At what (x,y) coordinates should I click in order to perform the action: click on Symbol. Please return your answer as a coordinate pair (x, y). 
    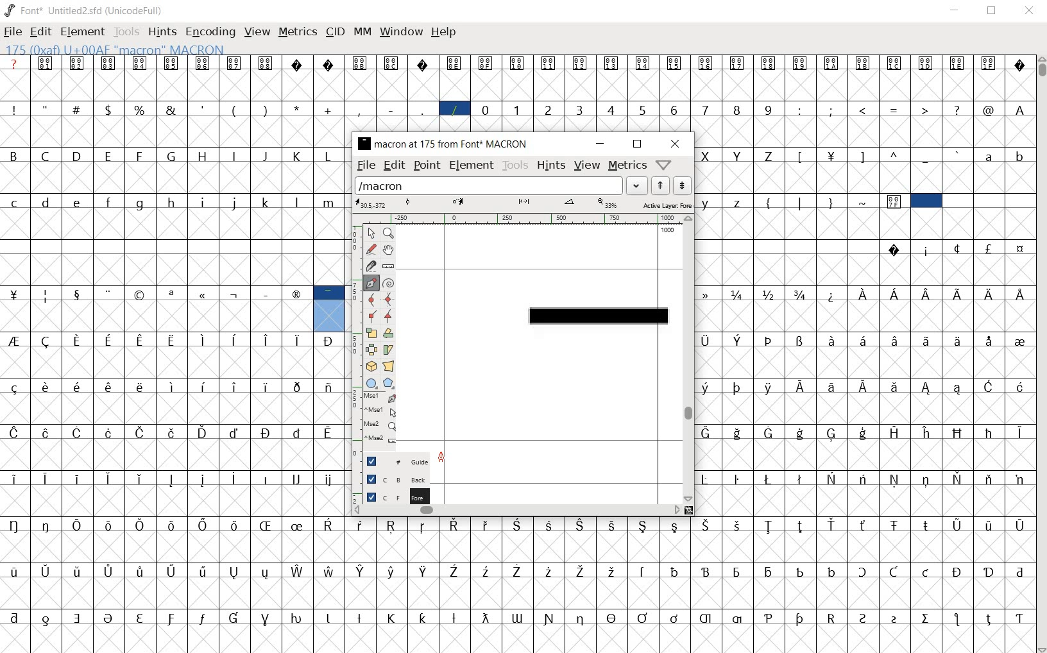
    Looking at the image, I should click on (863, 572).